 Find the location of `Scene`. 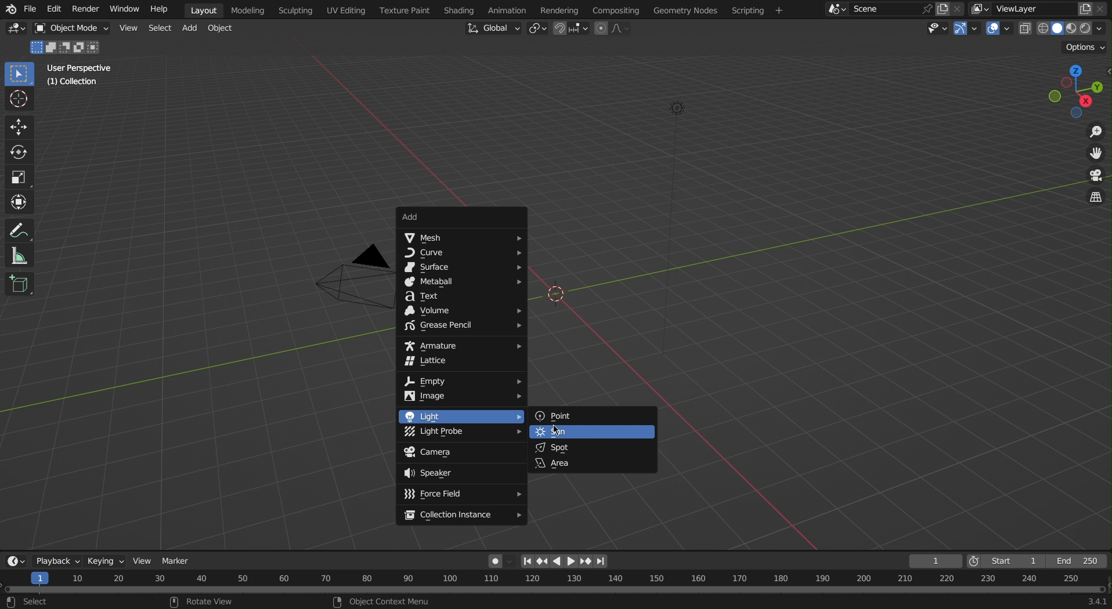

Scene is located at coordinates (880, 9).